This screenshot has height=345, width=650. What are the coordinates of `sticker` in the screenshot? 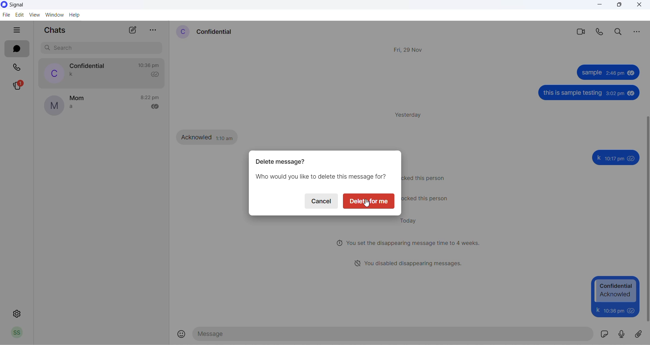 It's located at (604, 333).